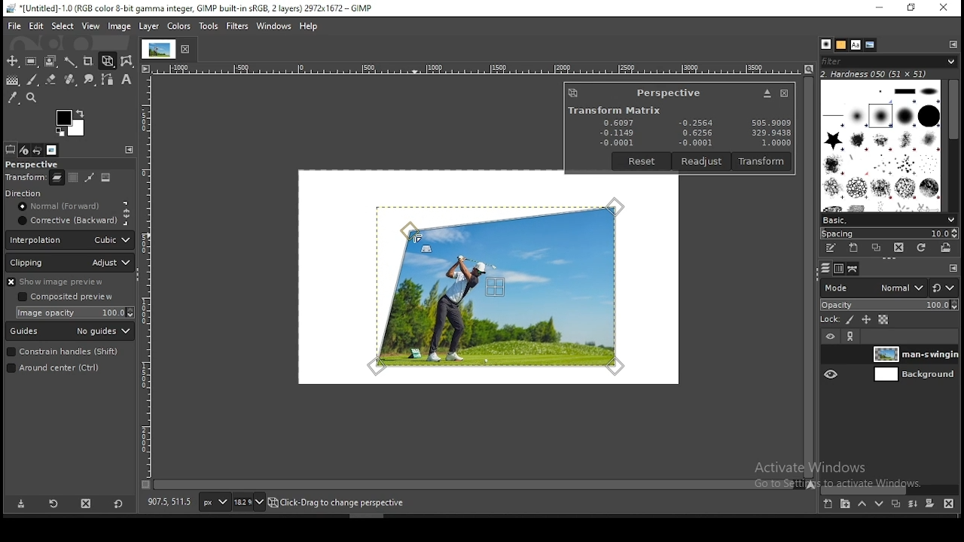  What do you see at coordinates (840, 44) in the screenshot?
I see `patterns` at bounding box center [840, 44].